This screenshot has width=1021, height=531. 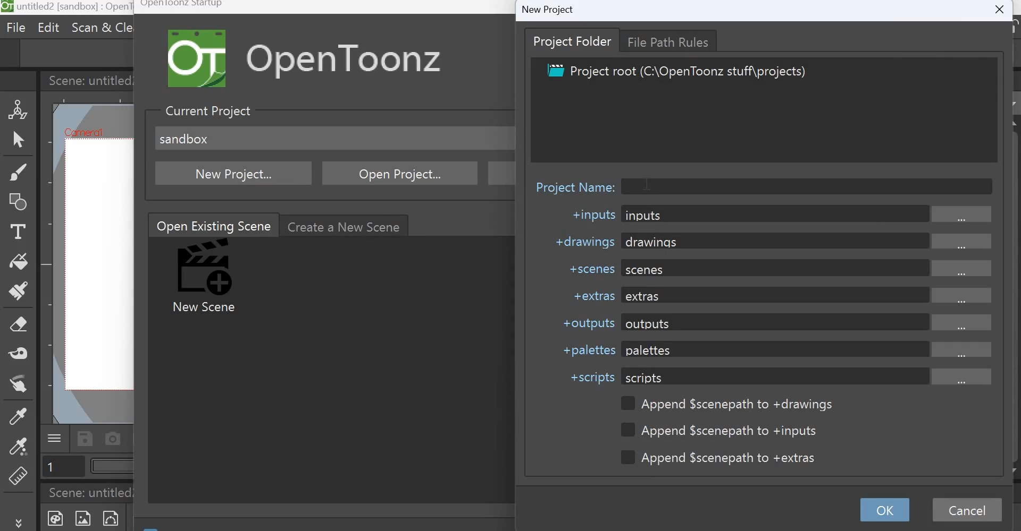 I want to click on New Project, so click(x=548, y=9).